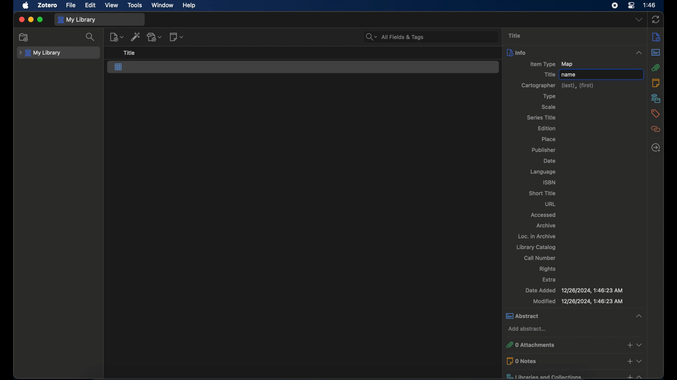  What do you see at coordinates (546, 225) in the screenshot?
I see `archive` at bounding box center [546, 225].